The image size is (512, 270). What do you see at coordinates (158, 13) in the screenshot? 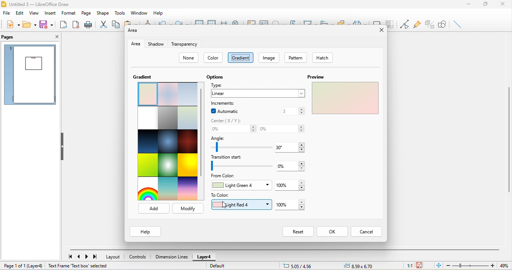
I see `help` at bounding box center [158, 13].